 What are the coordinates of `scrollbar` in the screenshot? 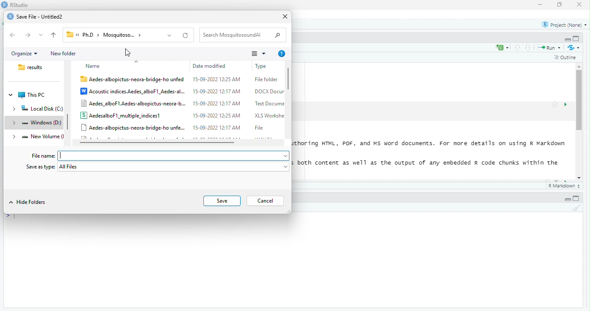 It's located at (179, 143).